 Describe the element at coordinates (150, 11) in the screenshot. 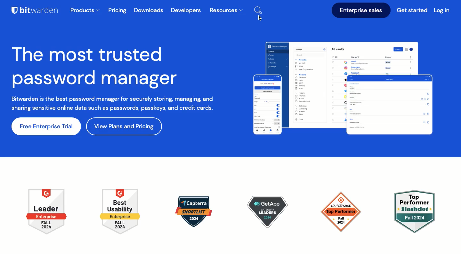

I see `Downloads` at that location.